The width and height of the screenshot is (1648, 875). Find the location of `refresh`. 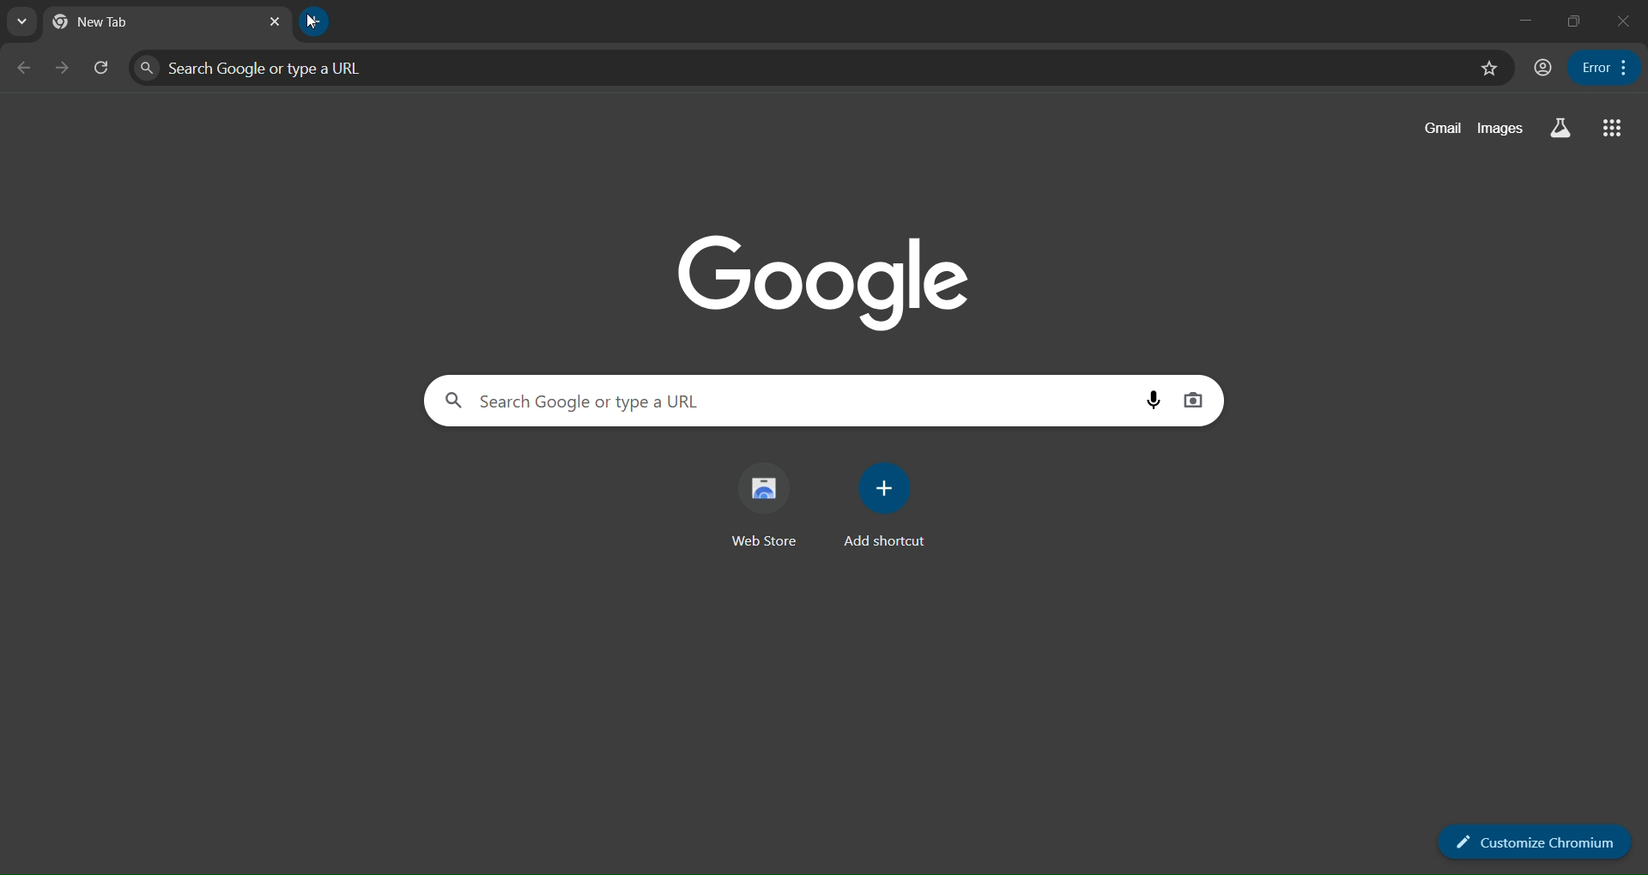

refresh is located at coordinates (104, 69).